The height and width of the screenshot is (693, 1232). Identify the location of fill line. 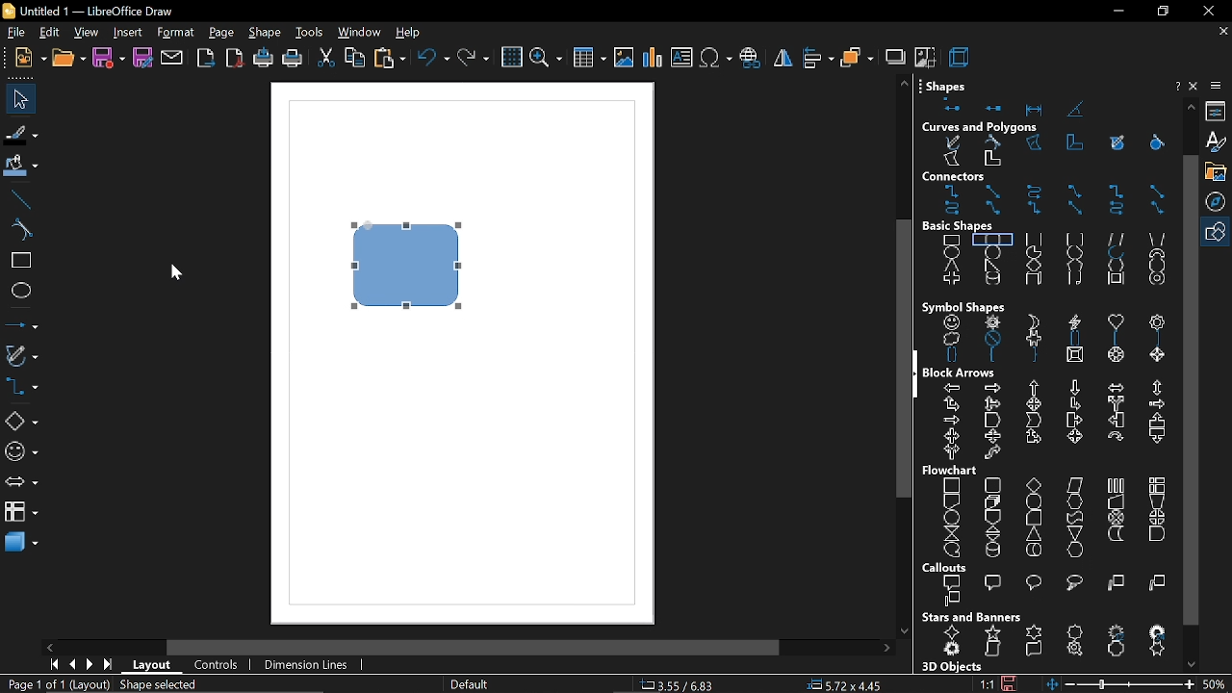
(21, 136).